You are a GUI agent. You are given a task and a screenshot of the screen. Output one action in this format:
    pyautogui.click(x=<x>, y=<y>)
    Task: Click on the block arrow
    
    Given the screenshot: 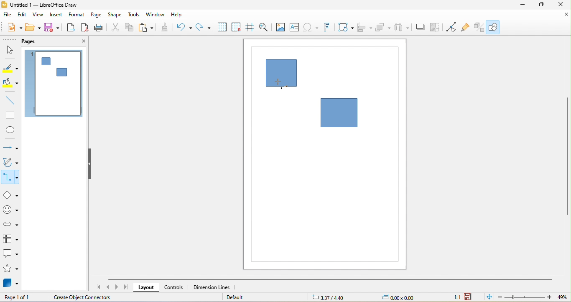 What is the action you would take?
    pyautogui.click(x=11, y=225)
    